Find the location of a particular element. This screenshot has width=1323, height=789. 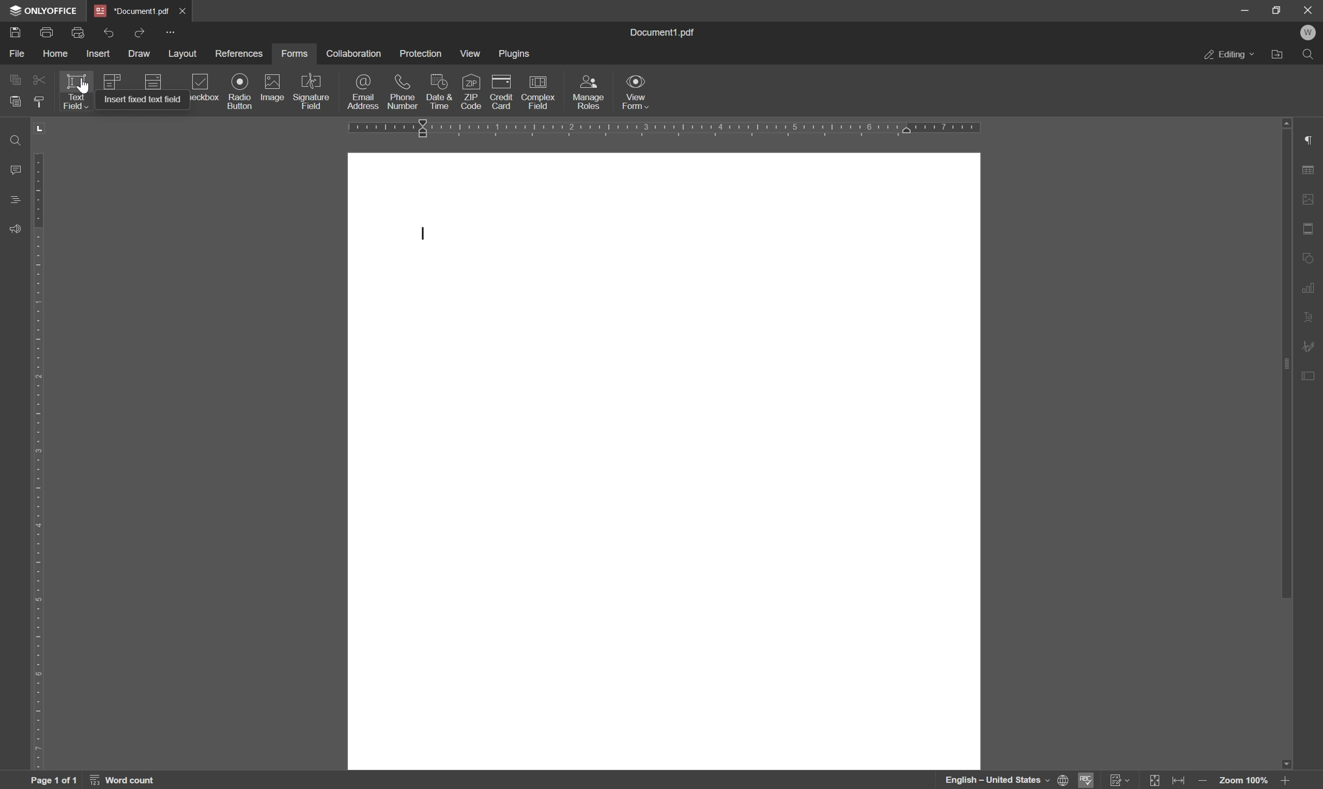

view form is located at coordinates (637, 94).